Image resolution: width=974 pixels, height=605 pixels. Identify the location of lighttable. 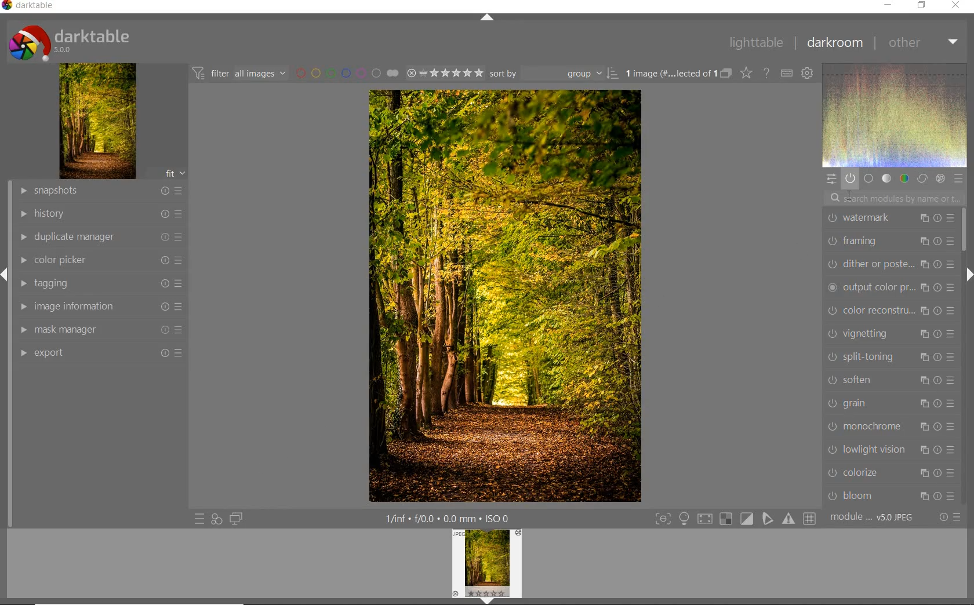
(756, 43).